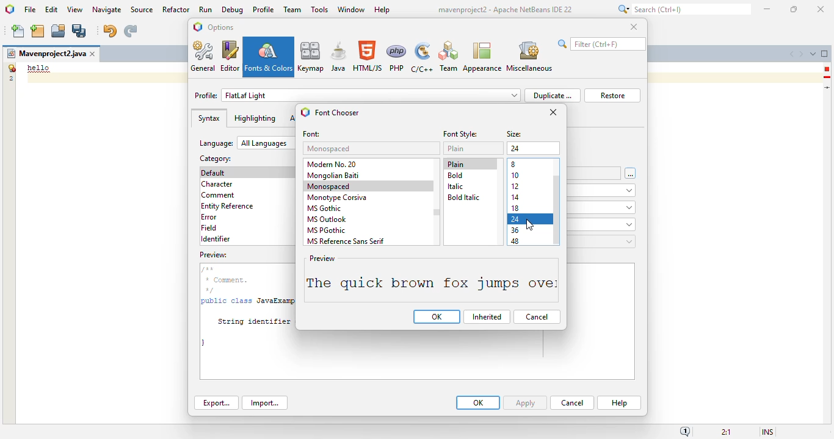 The image size is (834, 439). Describe the element at coordinates (683, 9) in the screenshot. I see `search` at that location.